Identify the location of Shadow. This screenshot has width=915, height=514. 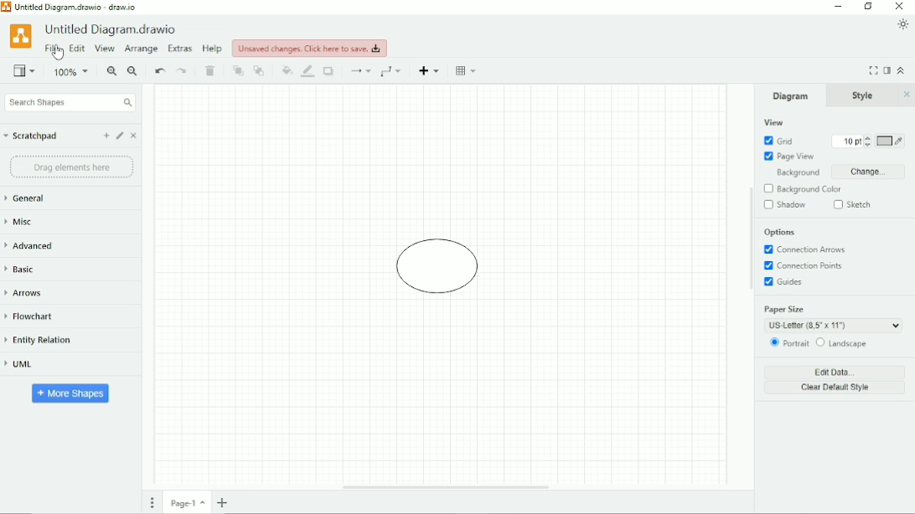
(786, 205).